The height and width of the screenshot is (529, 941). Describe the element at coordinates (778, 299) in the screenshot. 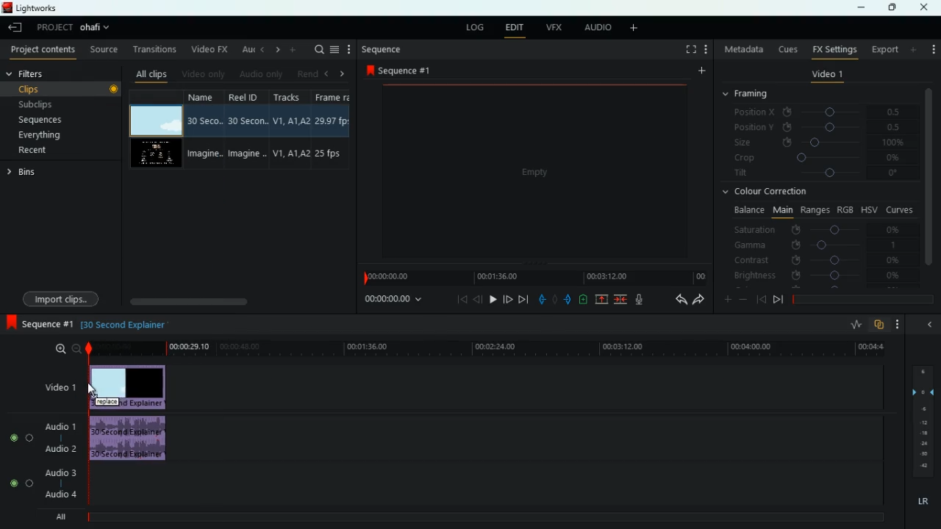

I see `end` at that location.